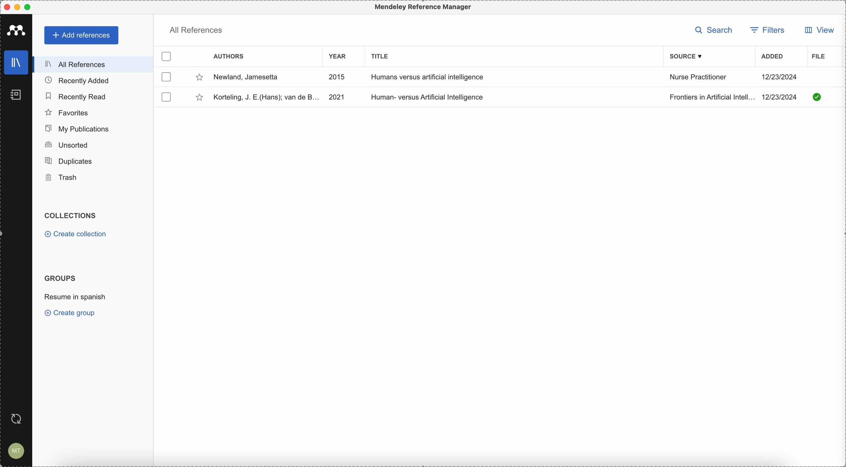 Image resolution: width=846 pixels, height=467 pixels. I want to click on accounts settings, so click(17, 451).